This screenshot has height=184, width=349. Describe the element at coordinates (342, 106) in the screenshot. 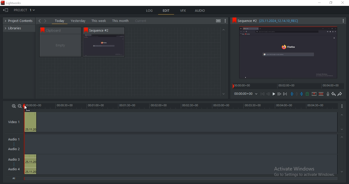

I see `show menu` at that location.